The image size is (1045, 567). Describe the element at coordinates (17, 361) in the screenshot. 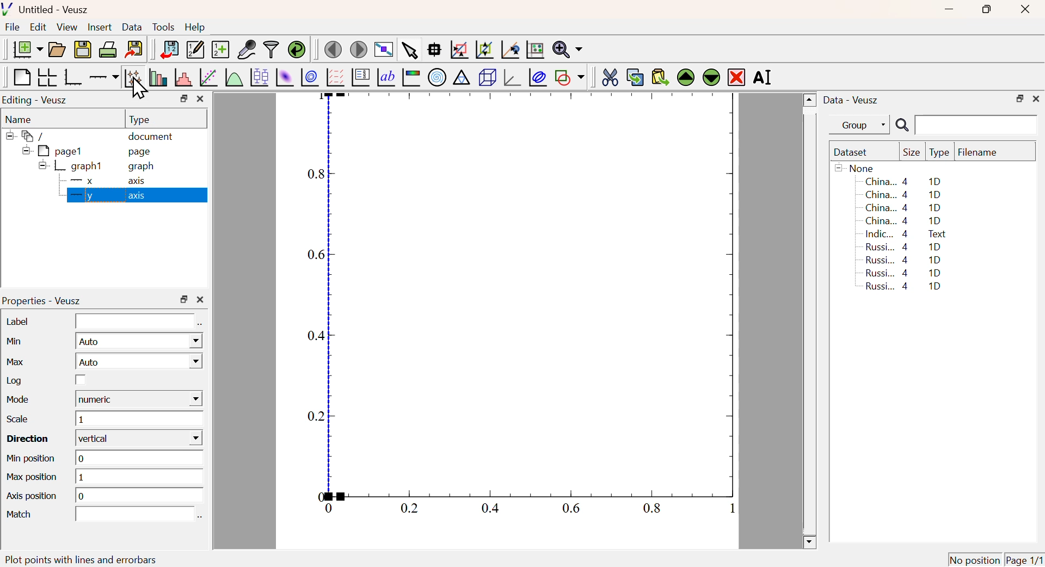

I see `Max` at that location.